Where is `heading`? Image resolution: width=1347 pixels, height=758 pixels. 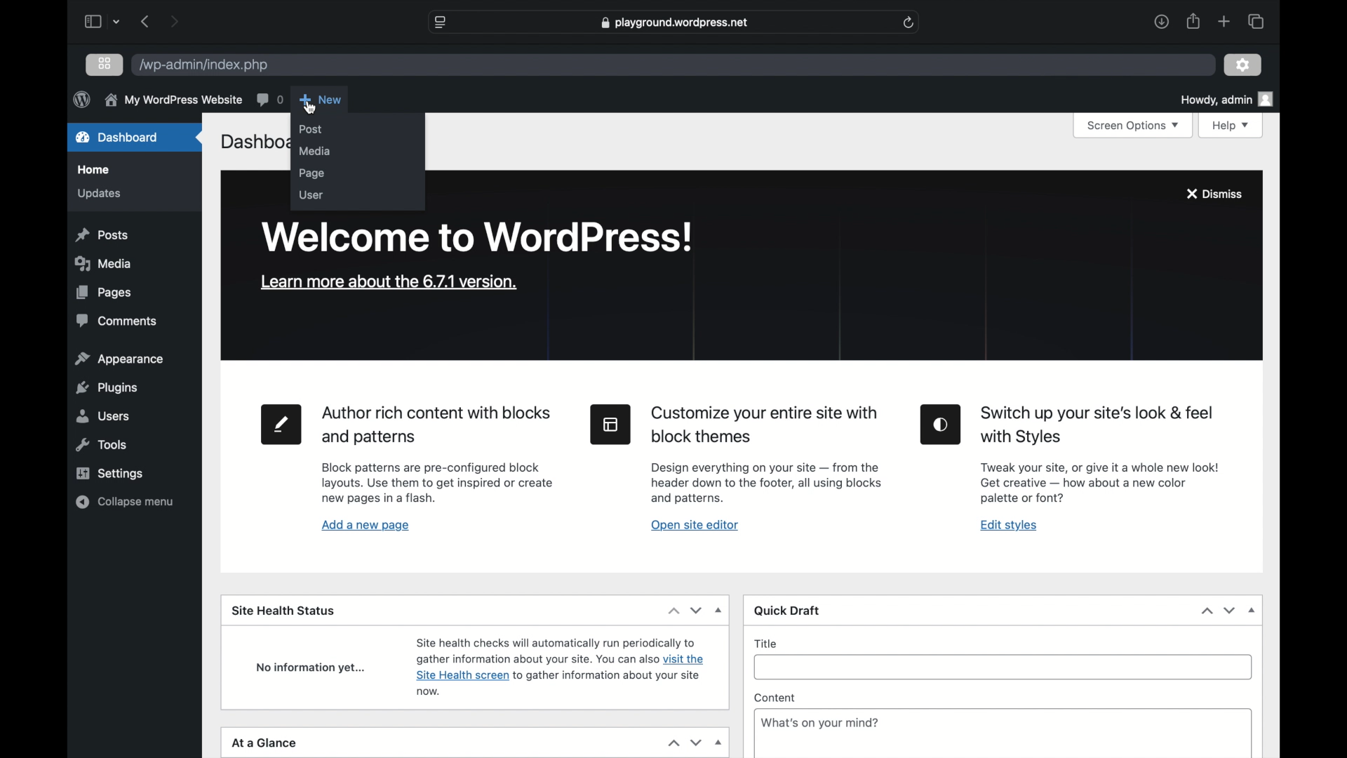
heading is located at coordinates (1099, 425).